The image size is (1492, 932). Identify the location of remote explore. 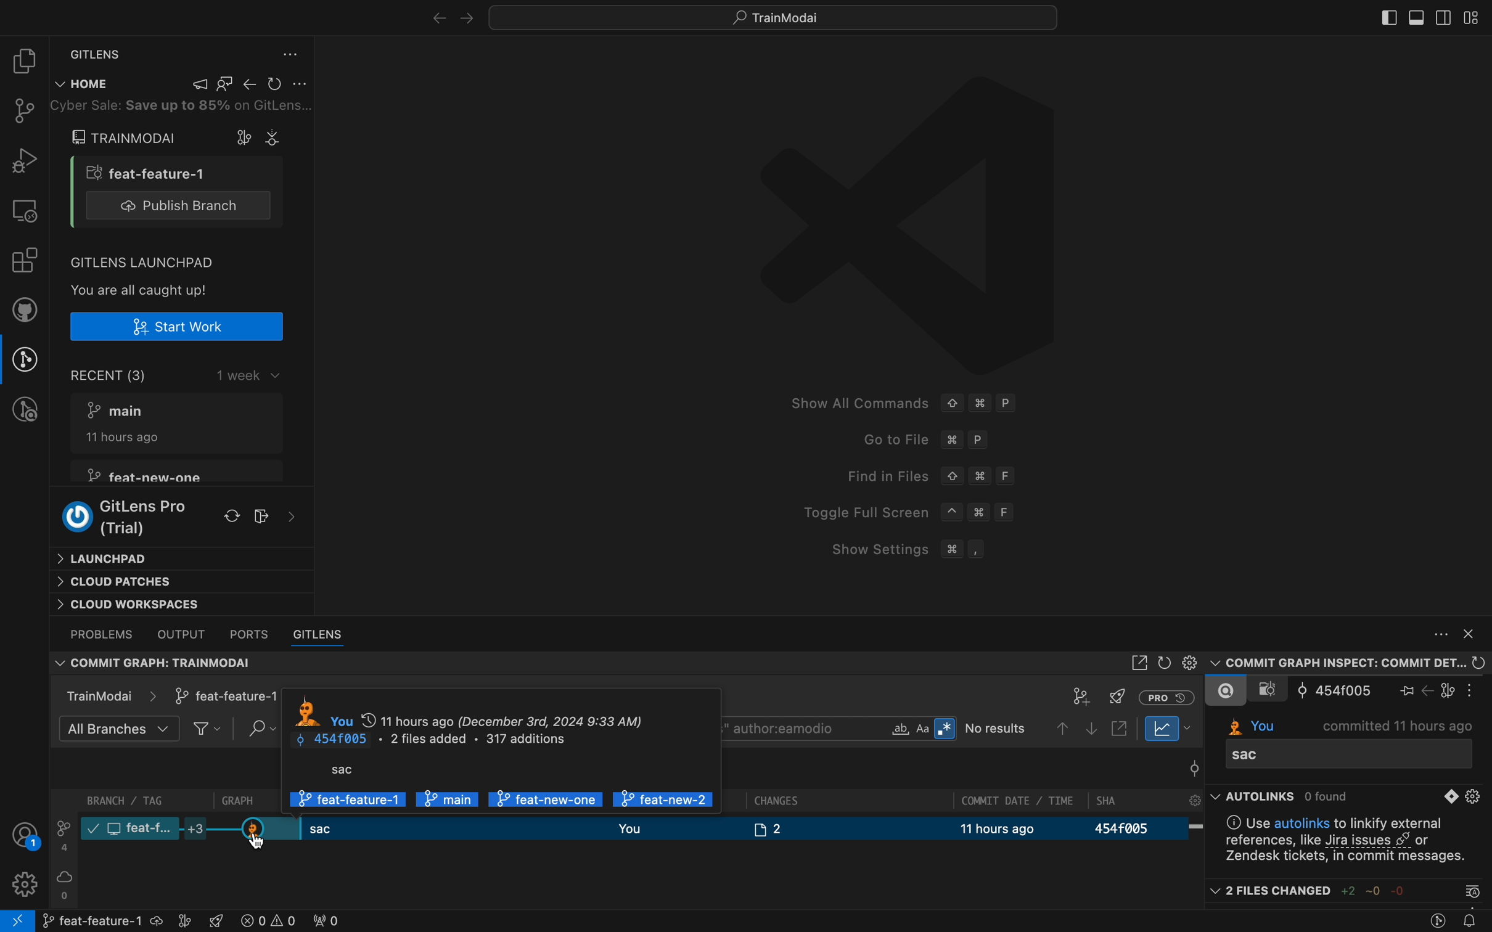
(26, 211).